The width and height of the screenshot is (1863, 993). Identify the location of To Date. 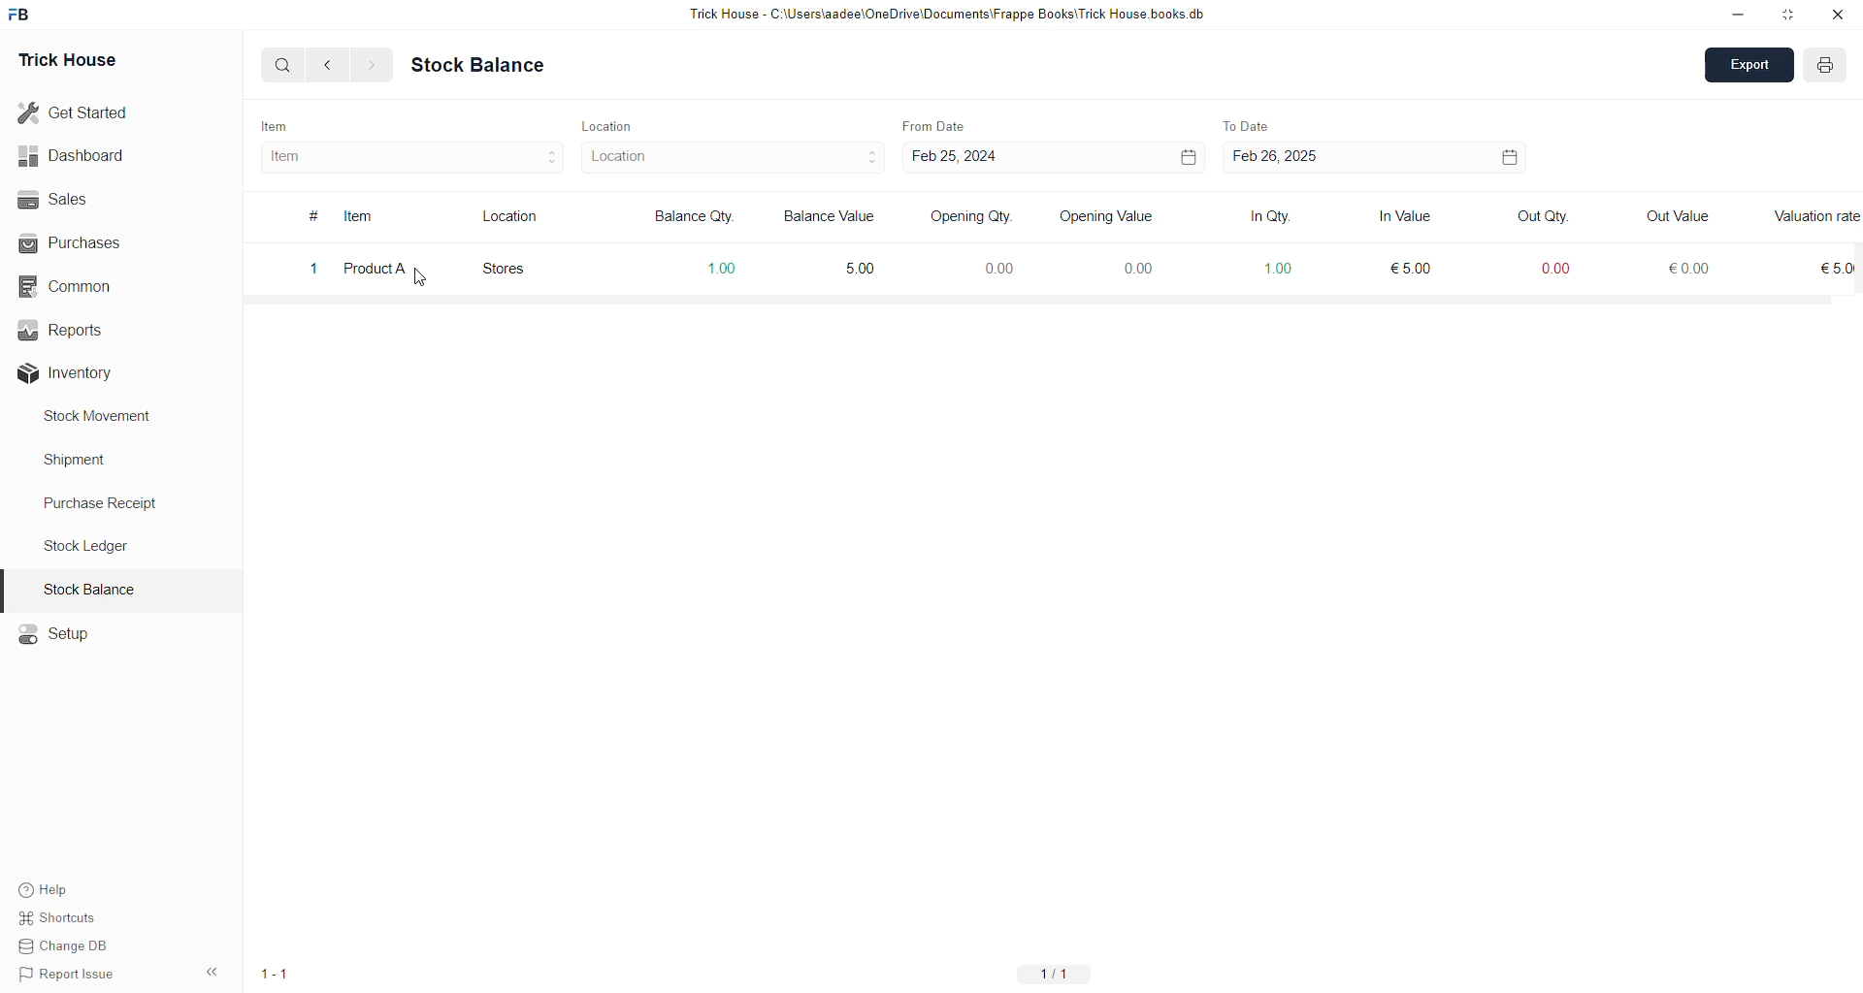
(1259, 126).